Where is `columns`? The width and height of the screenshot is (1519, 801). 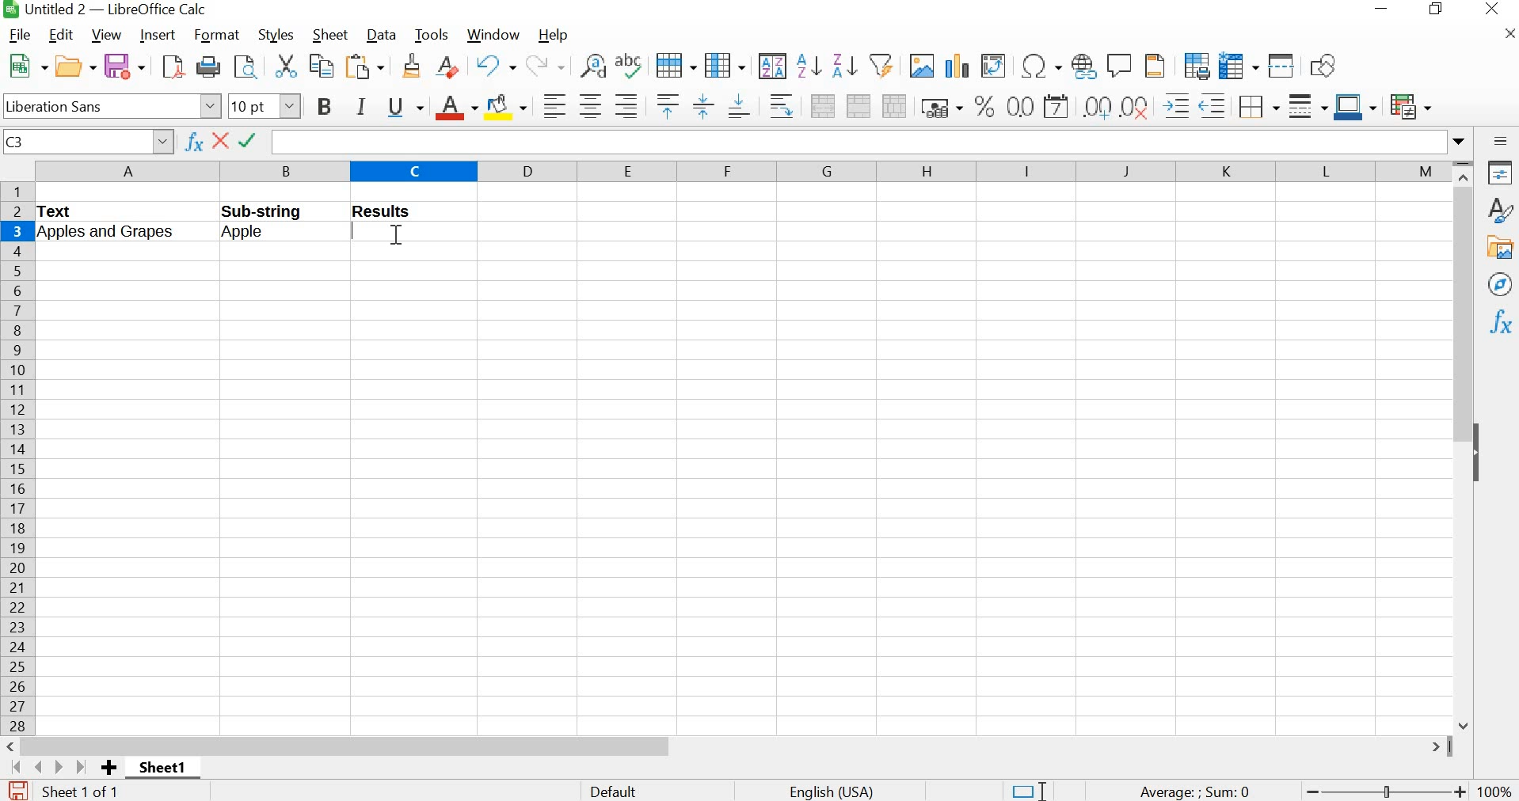 columns is located at coordinates (739, 170).